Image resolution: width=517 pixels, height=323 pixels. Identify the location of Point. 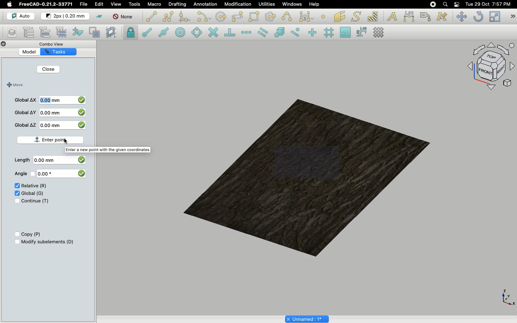
(323, 16).